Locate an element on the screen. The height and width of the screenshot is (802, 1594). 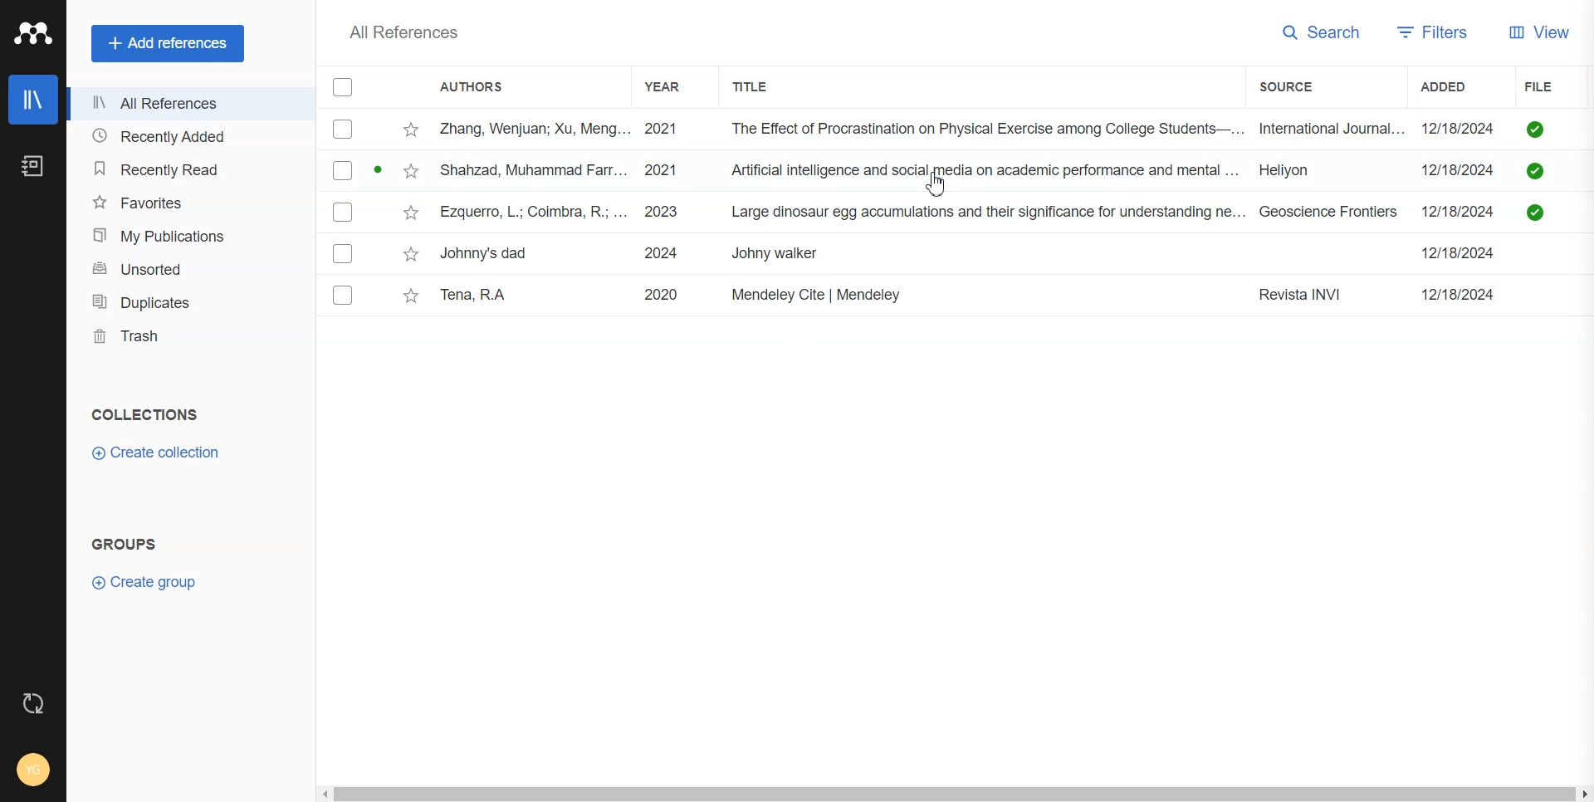
Library is located at coordinates (34, 100).